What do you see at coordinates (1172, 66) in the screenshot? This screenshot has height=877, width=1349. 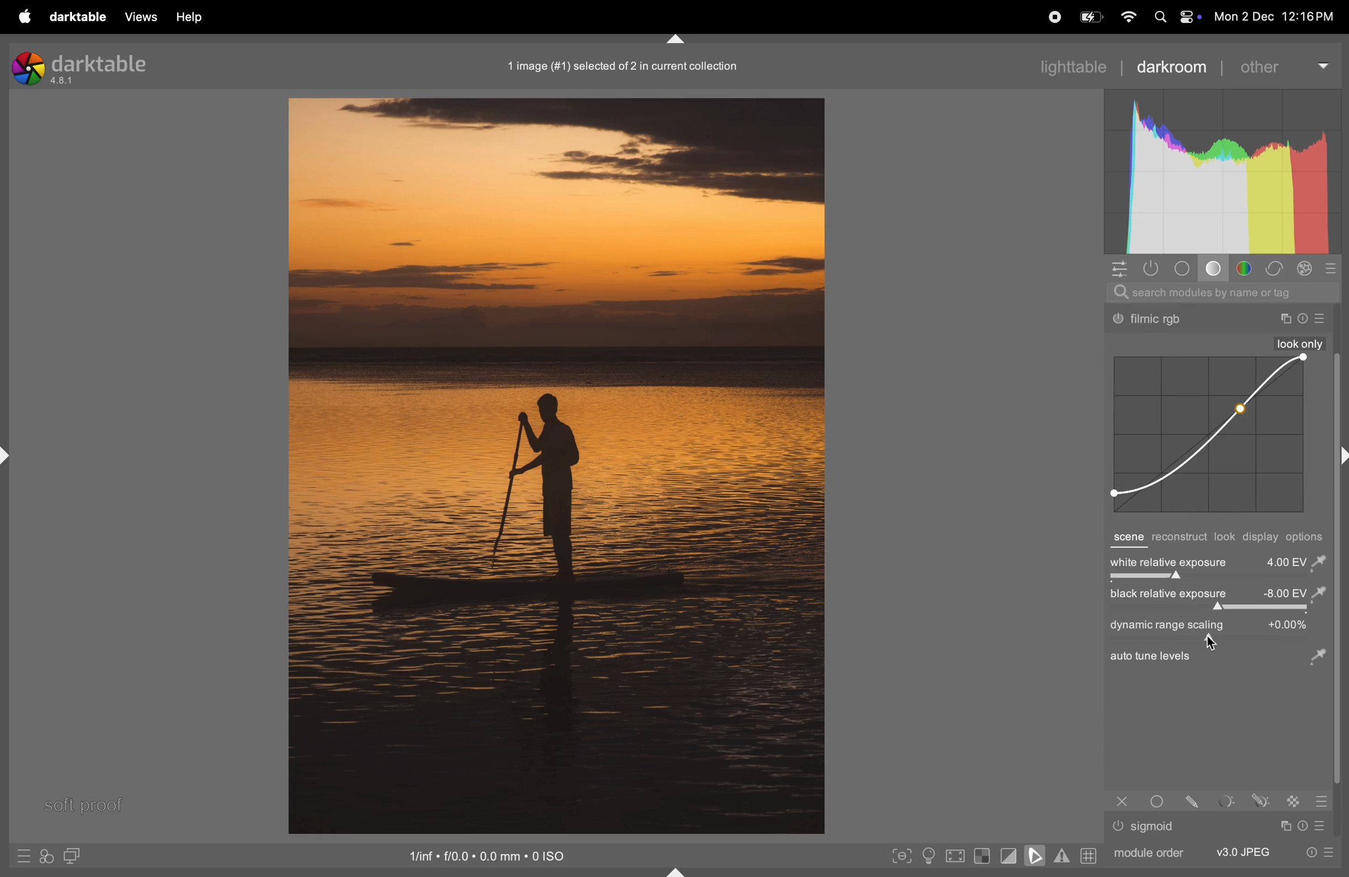 I see `darkroom` at bounding box center [1172, 66].